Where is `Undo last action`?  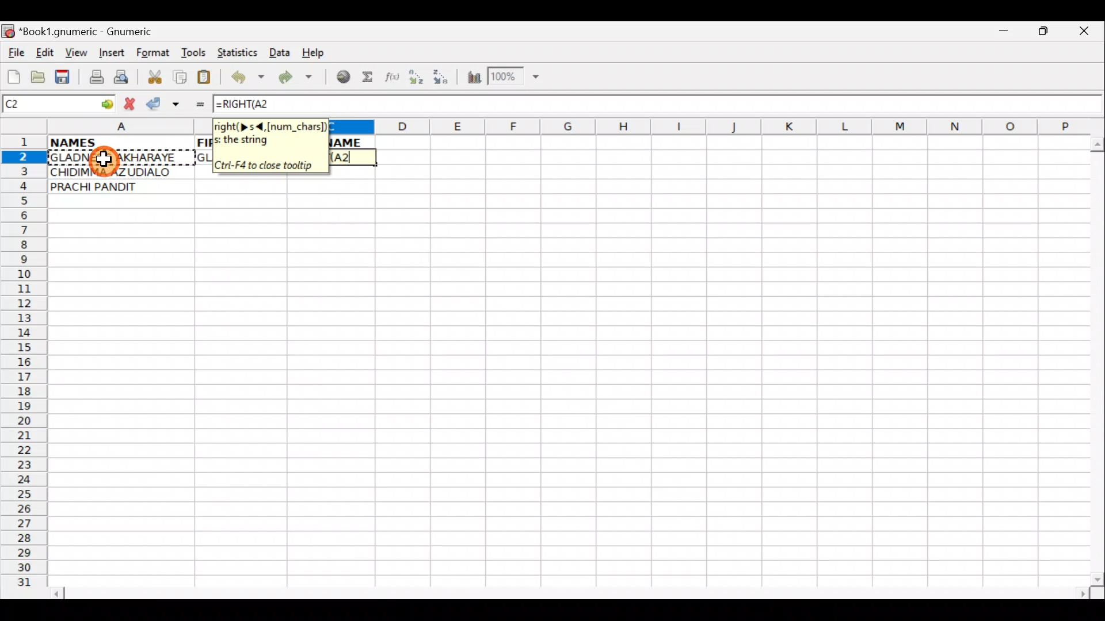
Undo last action is located at coordinates (249, 79).